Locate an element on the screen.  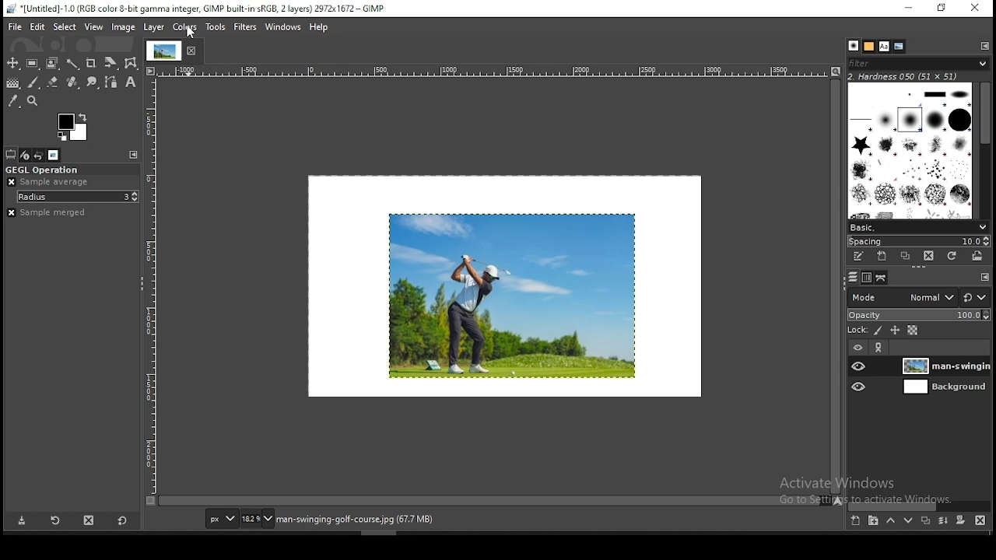
paths is located at coordinates (884, 278).